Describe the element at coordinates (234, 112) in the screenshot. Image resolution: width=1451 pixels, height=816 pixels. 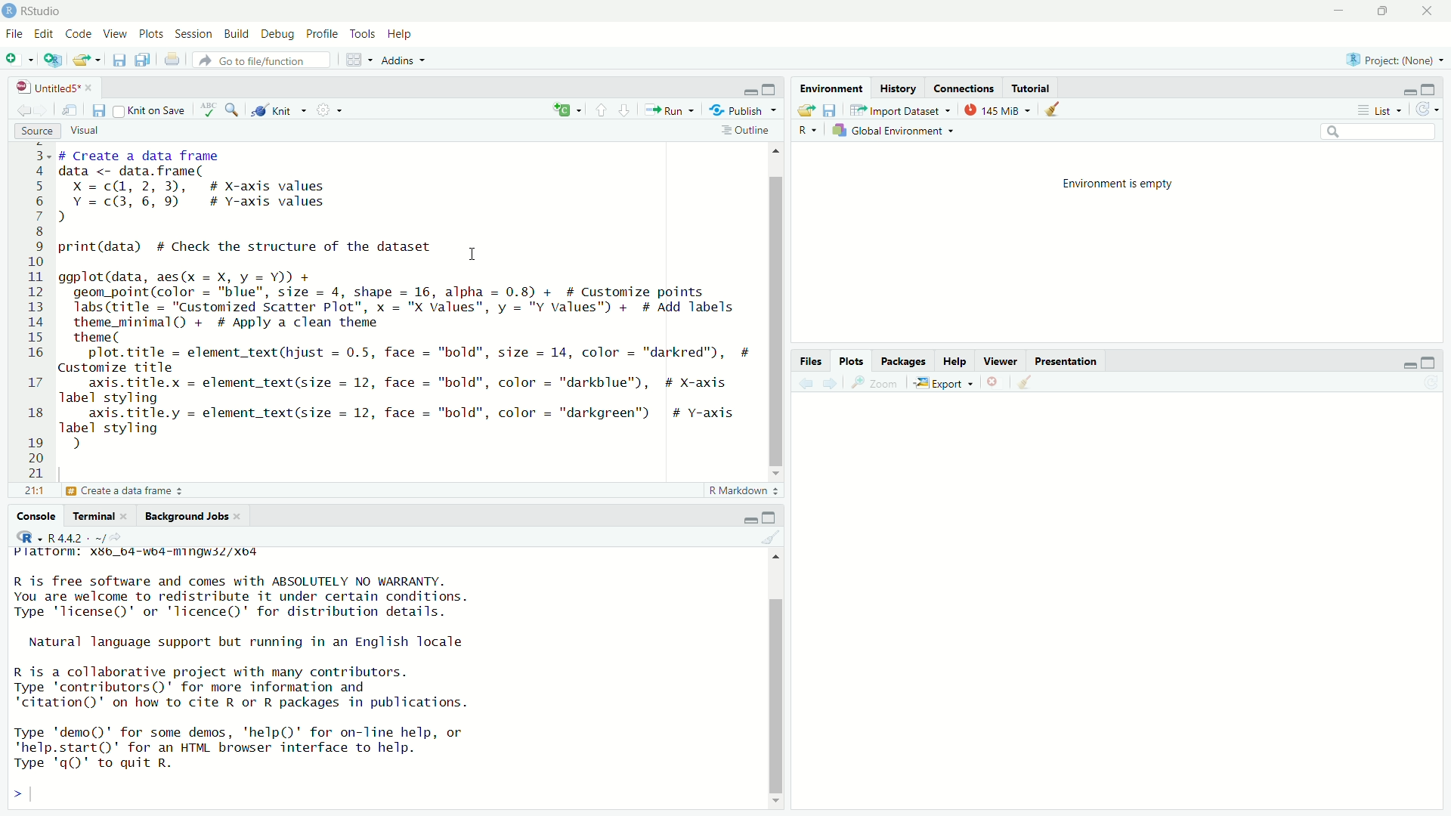
I see `Find/replace` at that location.